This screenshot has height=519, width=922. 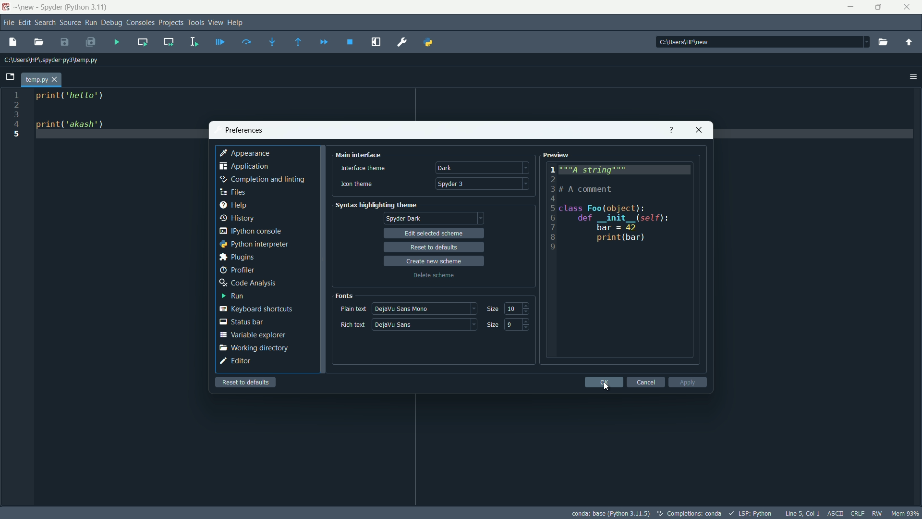 I want to click on parent directory, so click(x=908, y=43).